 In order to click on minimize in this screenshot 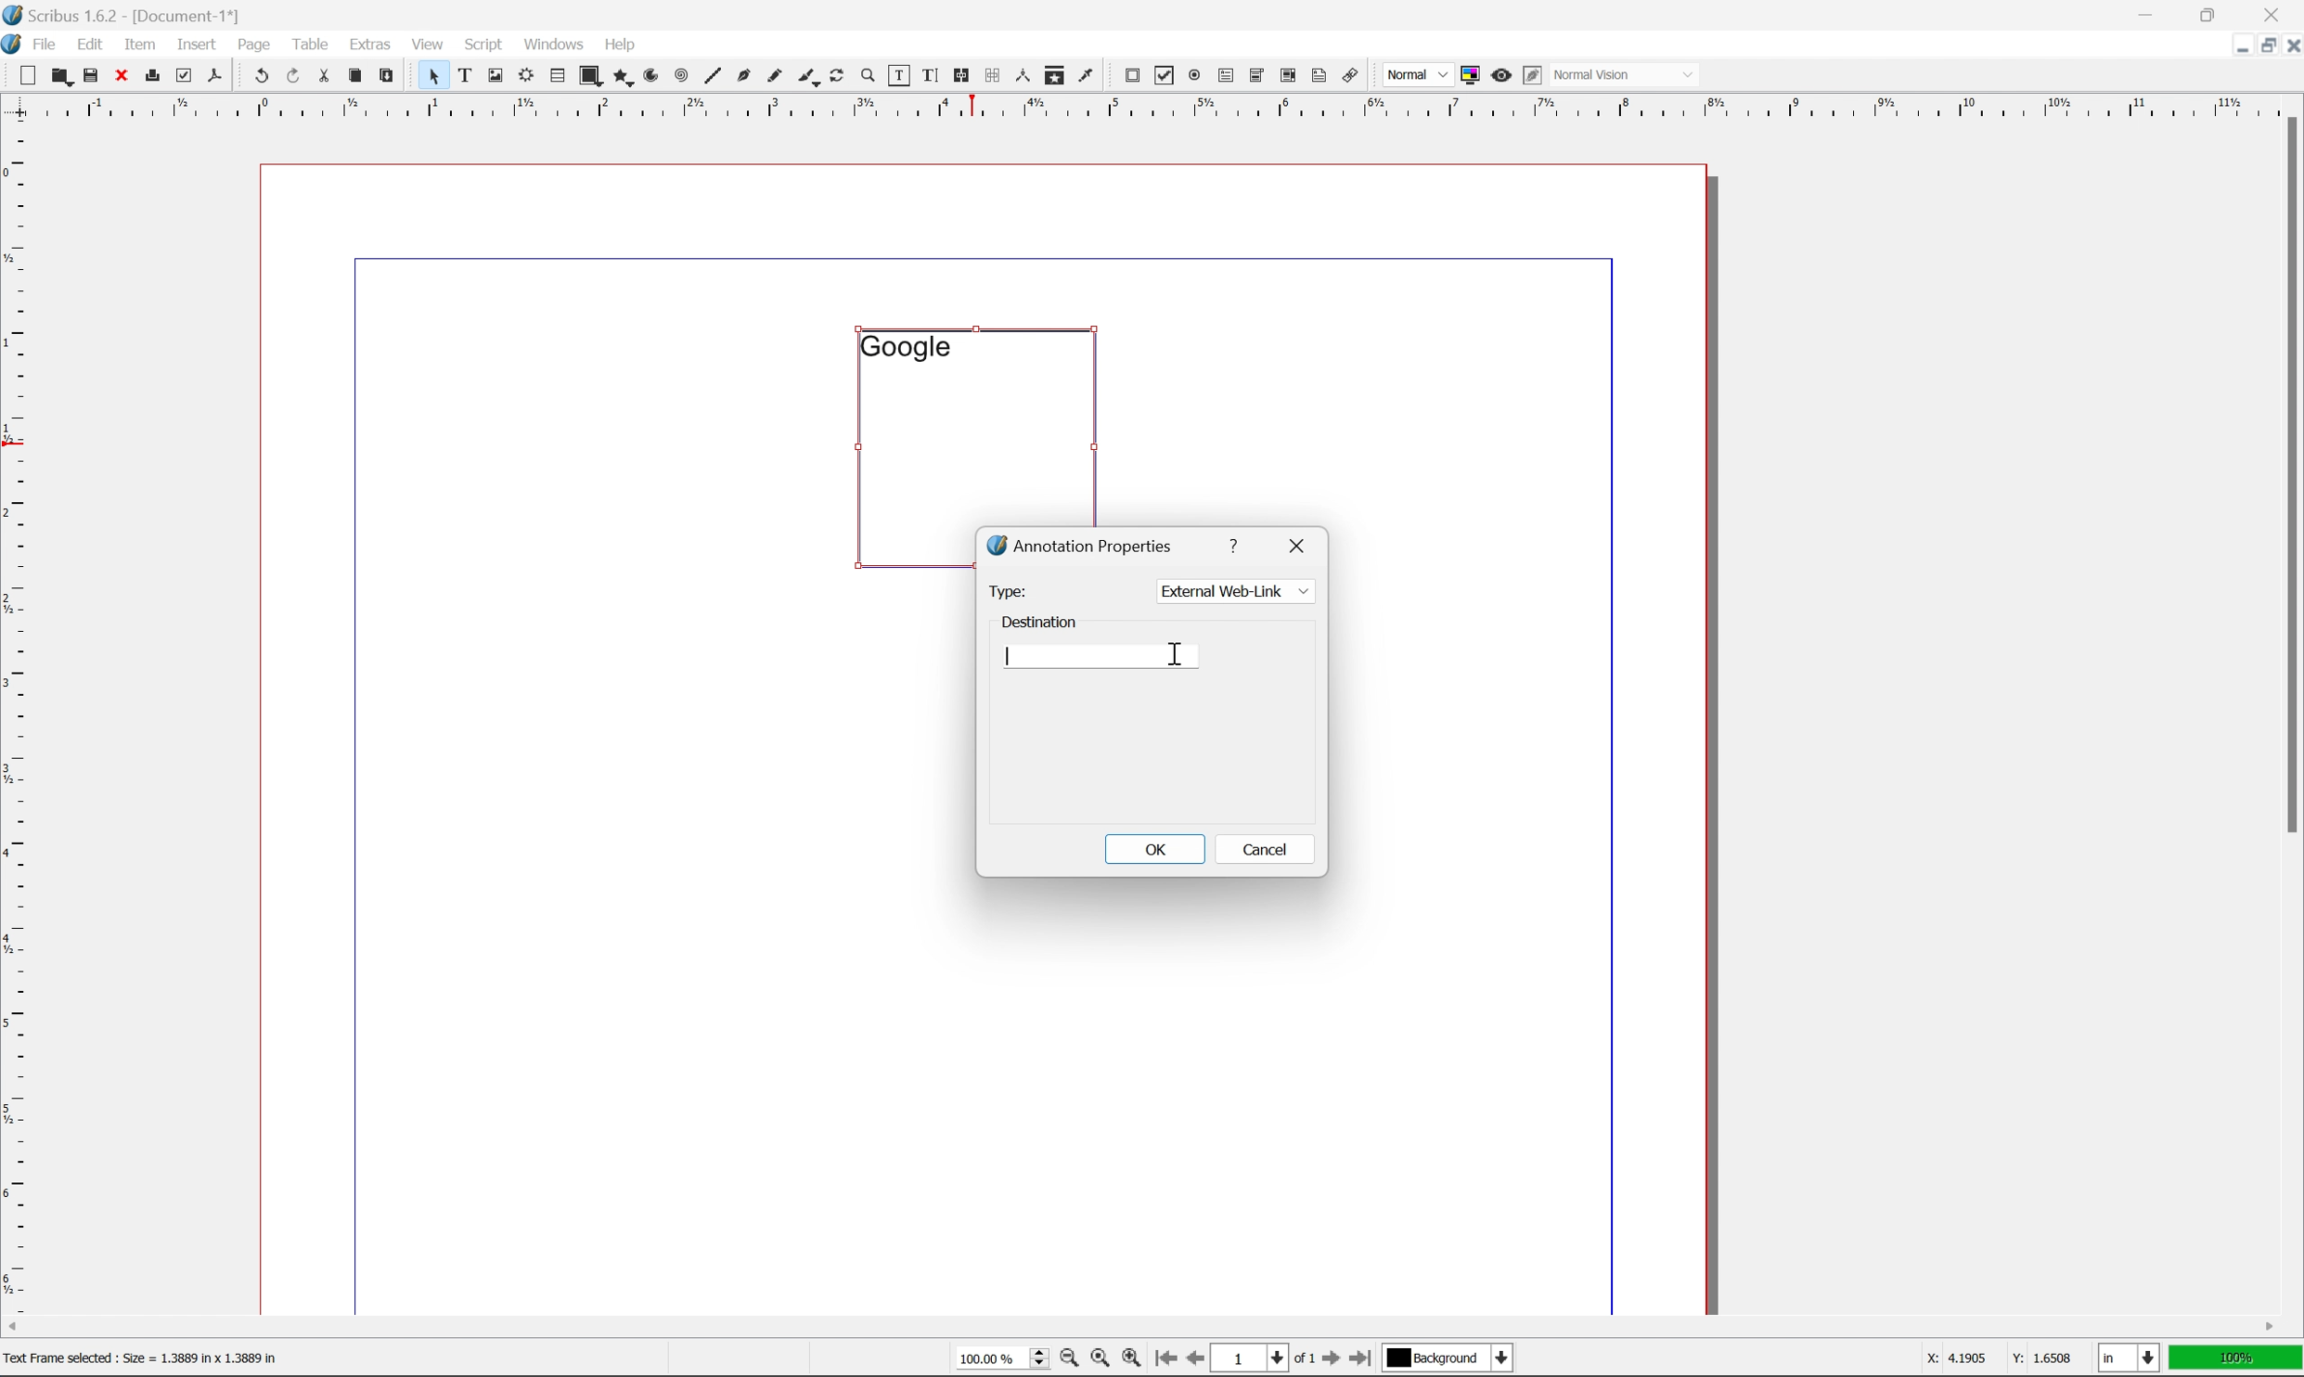, I will do `click(2231, 44)`.